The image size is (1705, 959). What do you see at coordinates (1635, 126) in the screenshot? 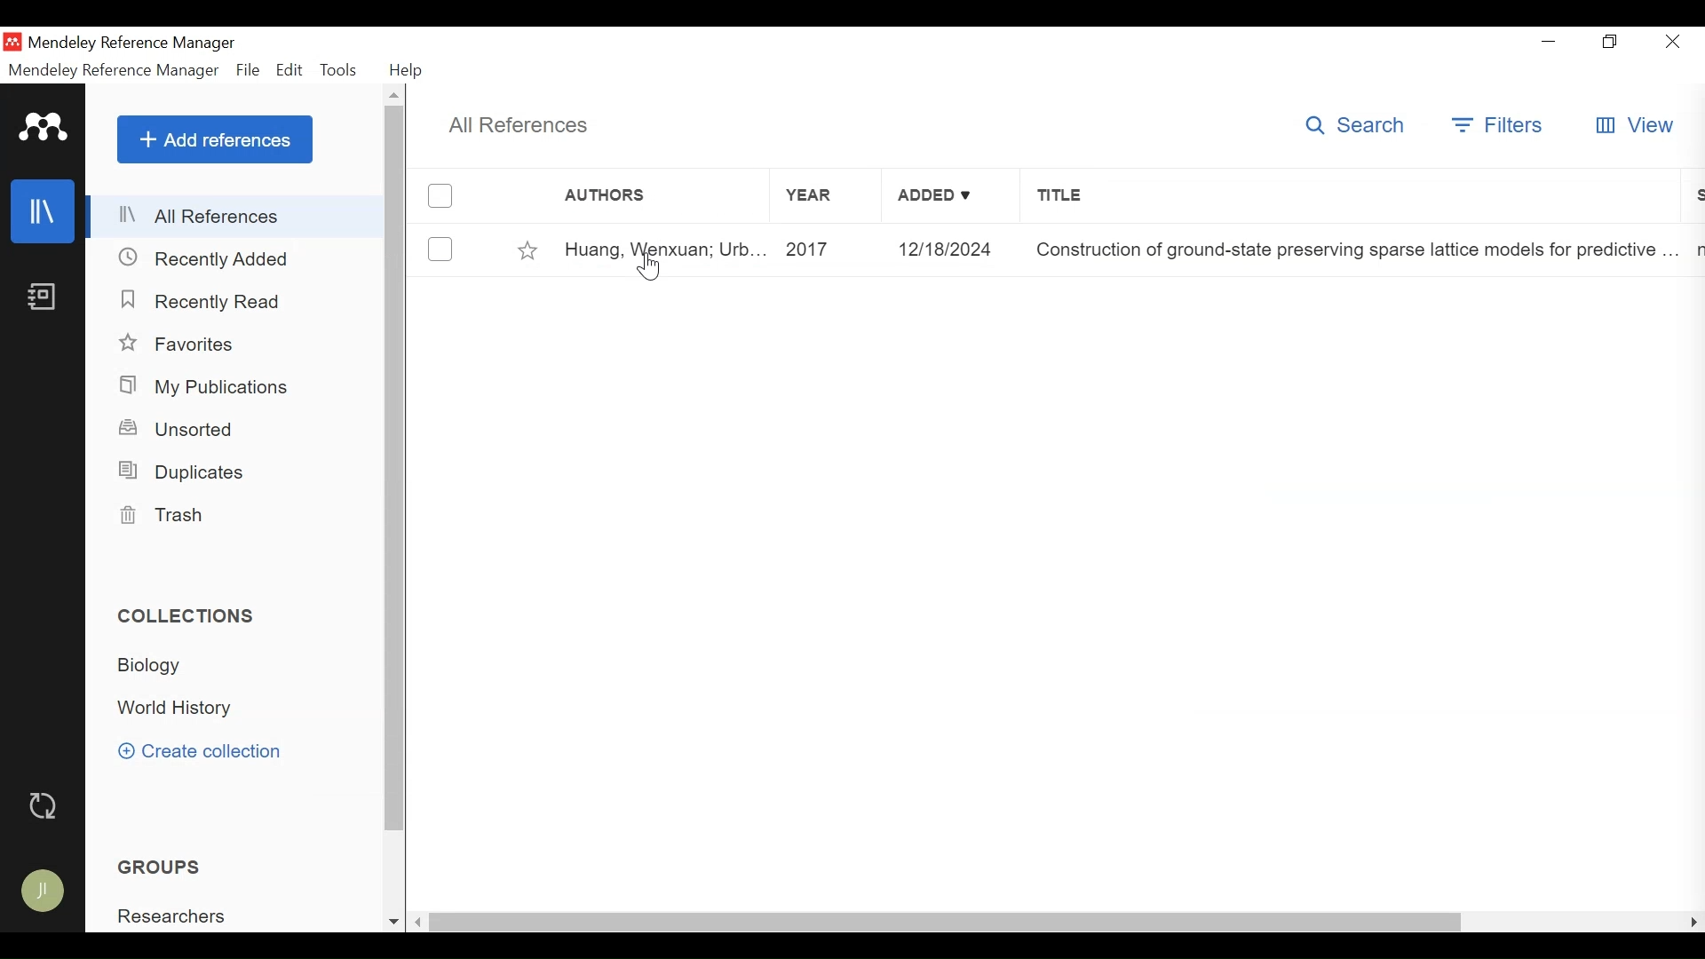
I see `View` at bounding box center [1635, 126].